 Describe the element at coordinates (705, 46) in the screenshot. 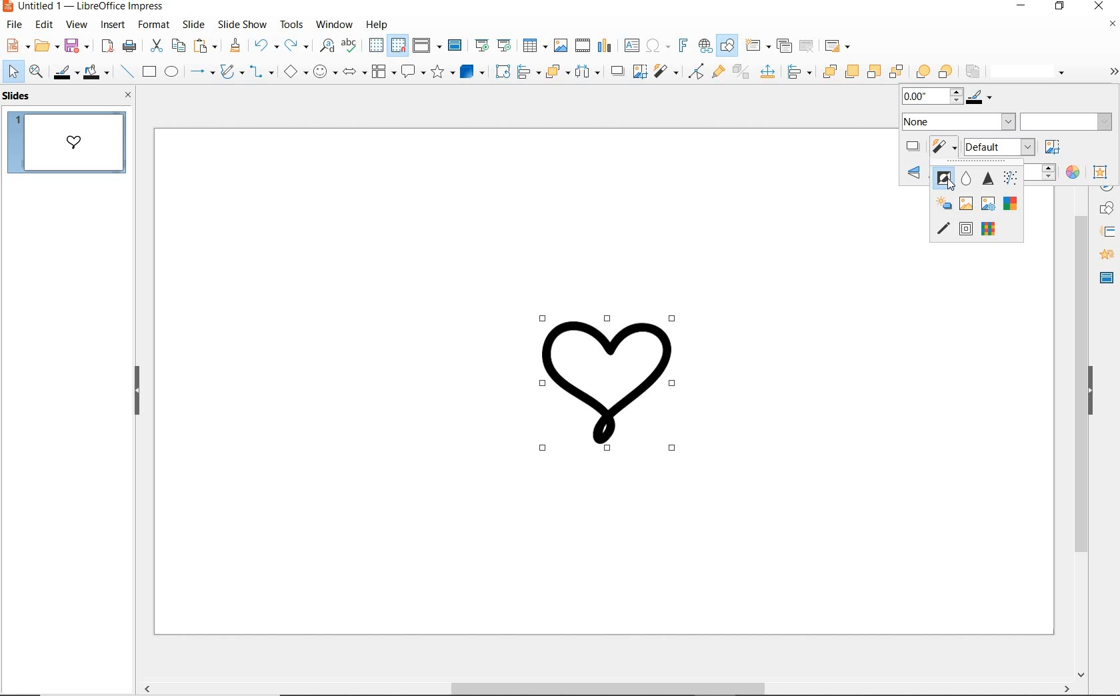

I see `insert hyperlink` at that location.